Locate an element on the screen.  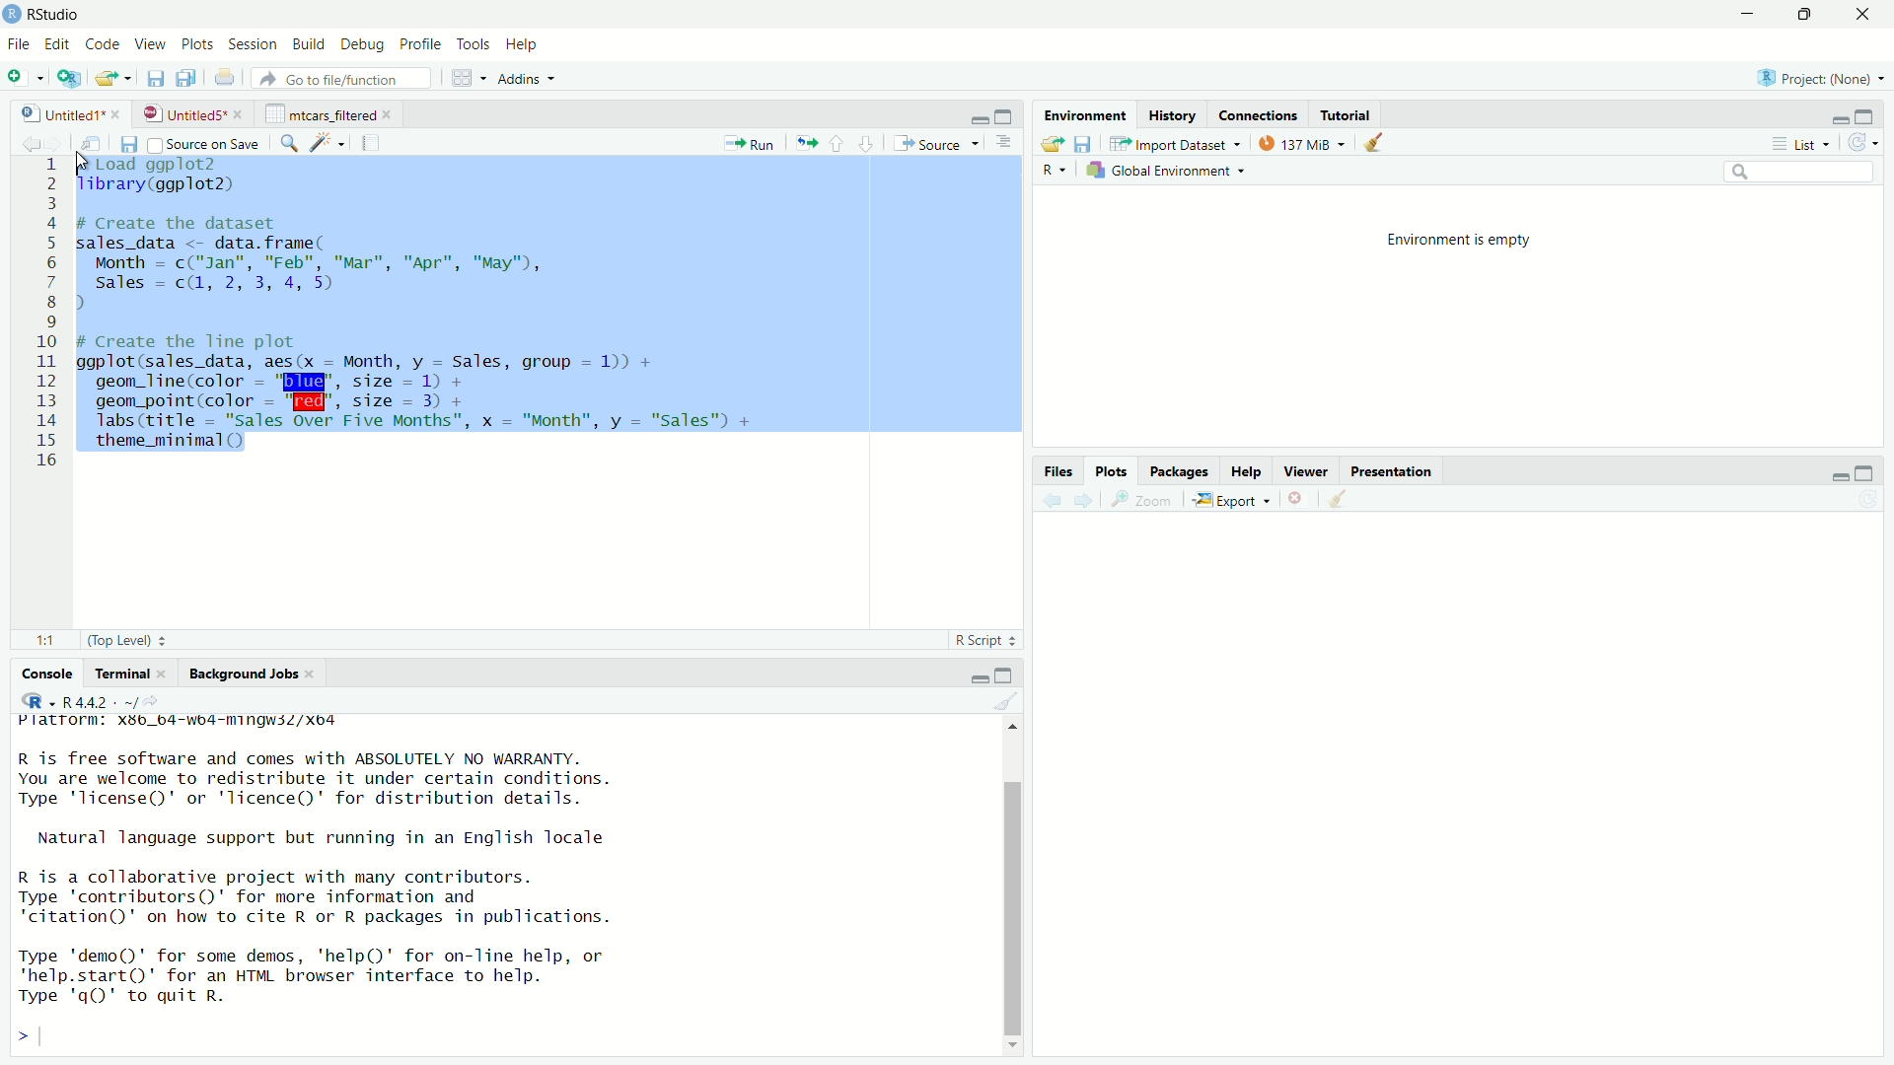
list is located at coordinates (1807, 142).